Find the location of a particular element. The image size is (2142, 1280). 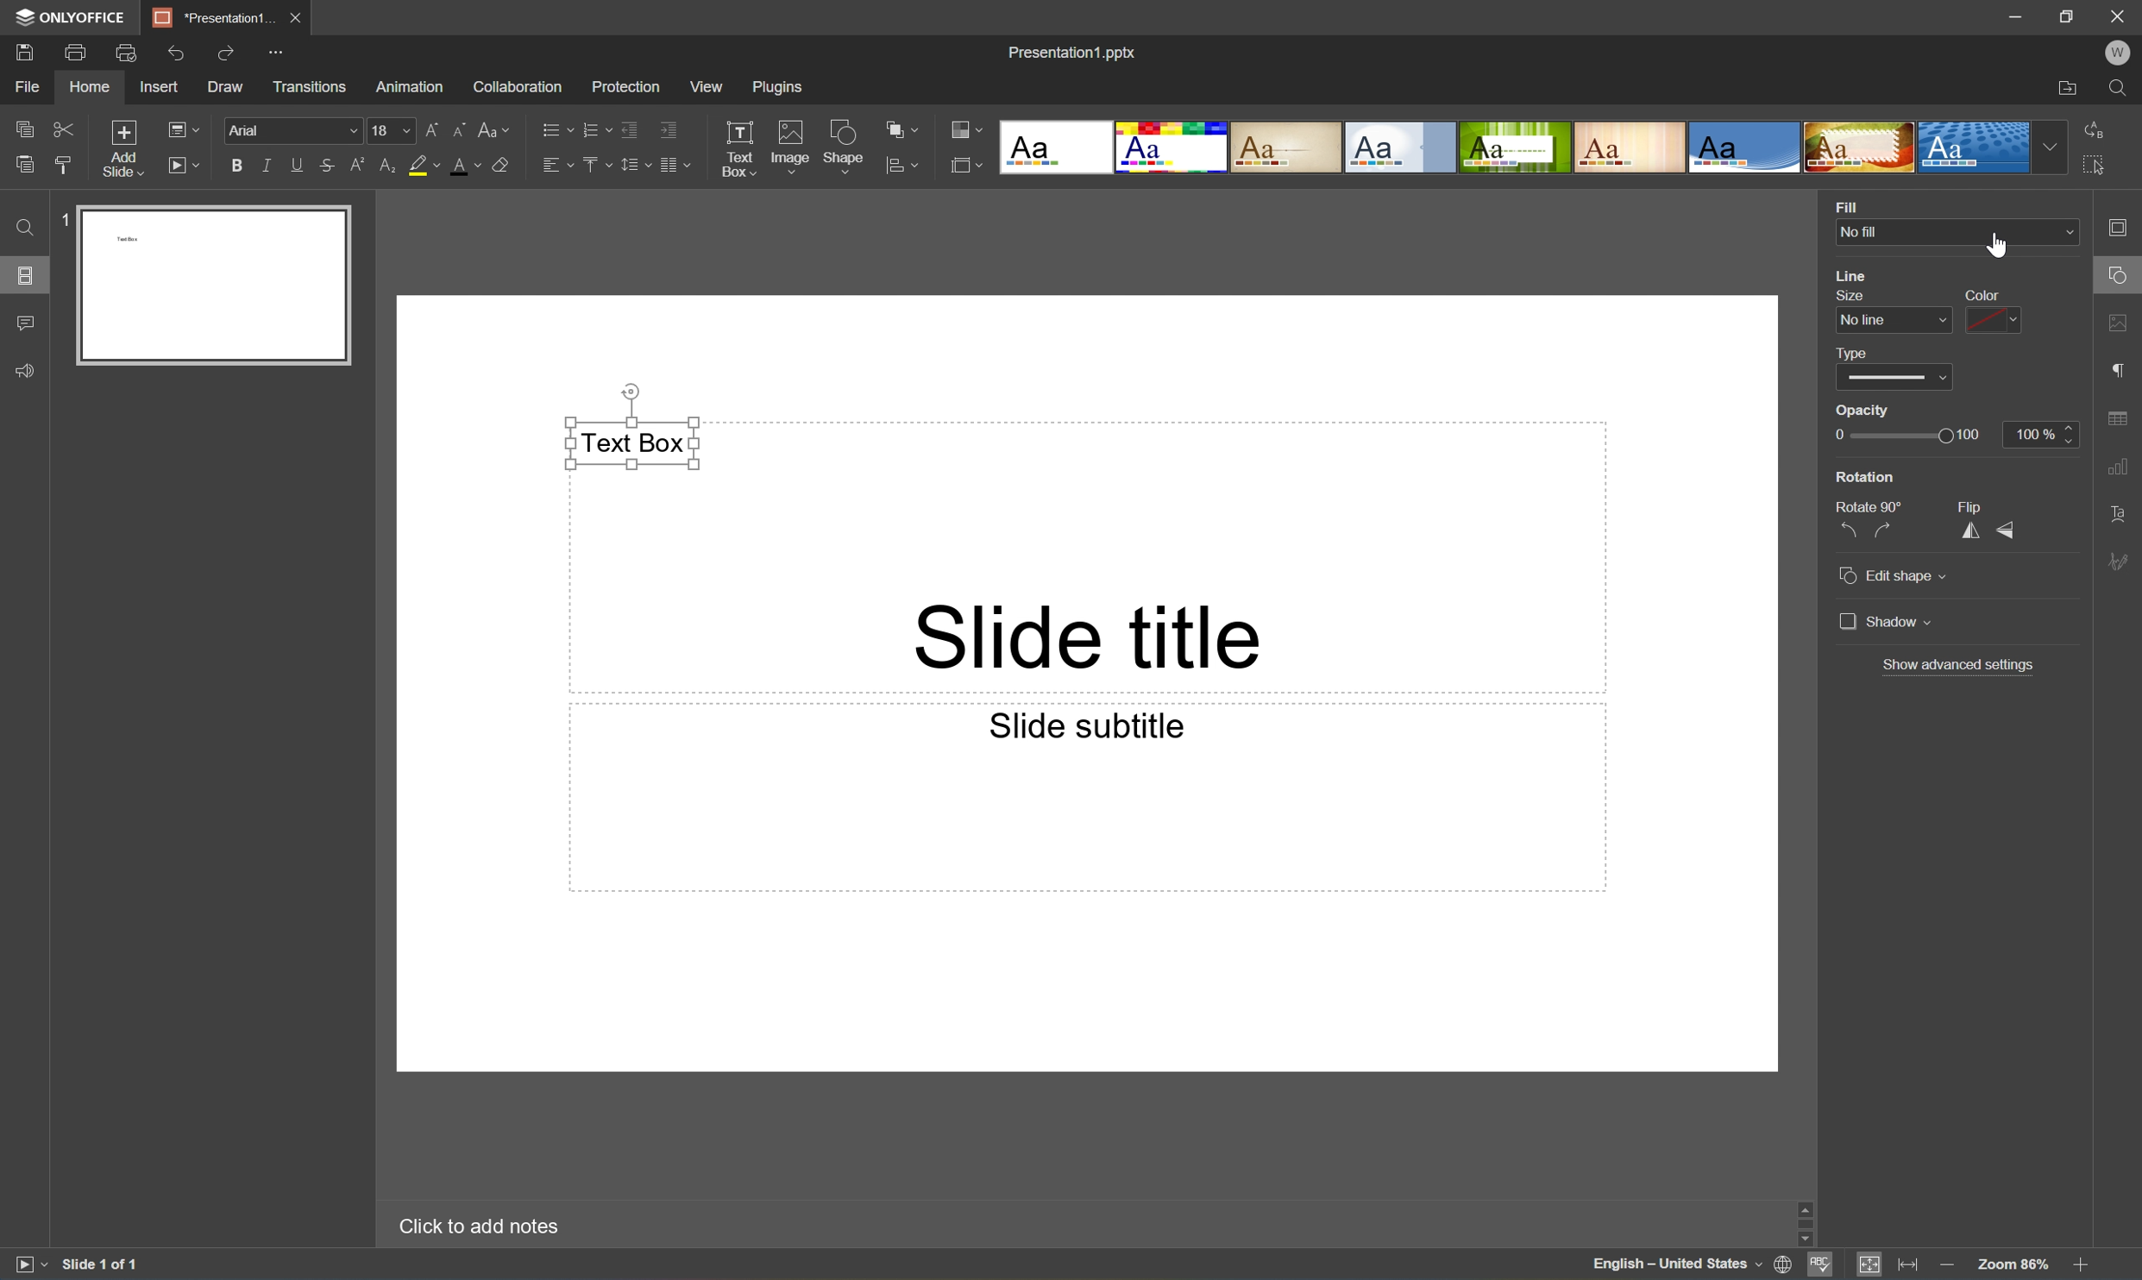

Feedback & Support is located at coordinates (24, 372).